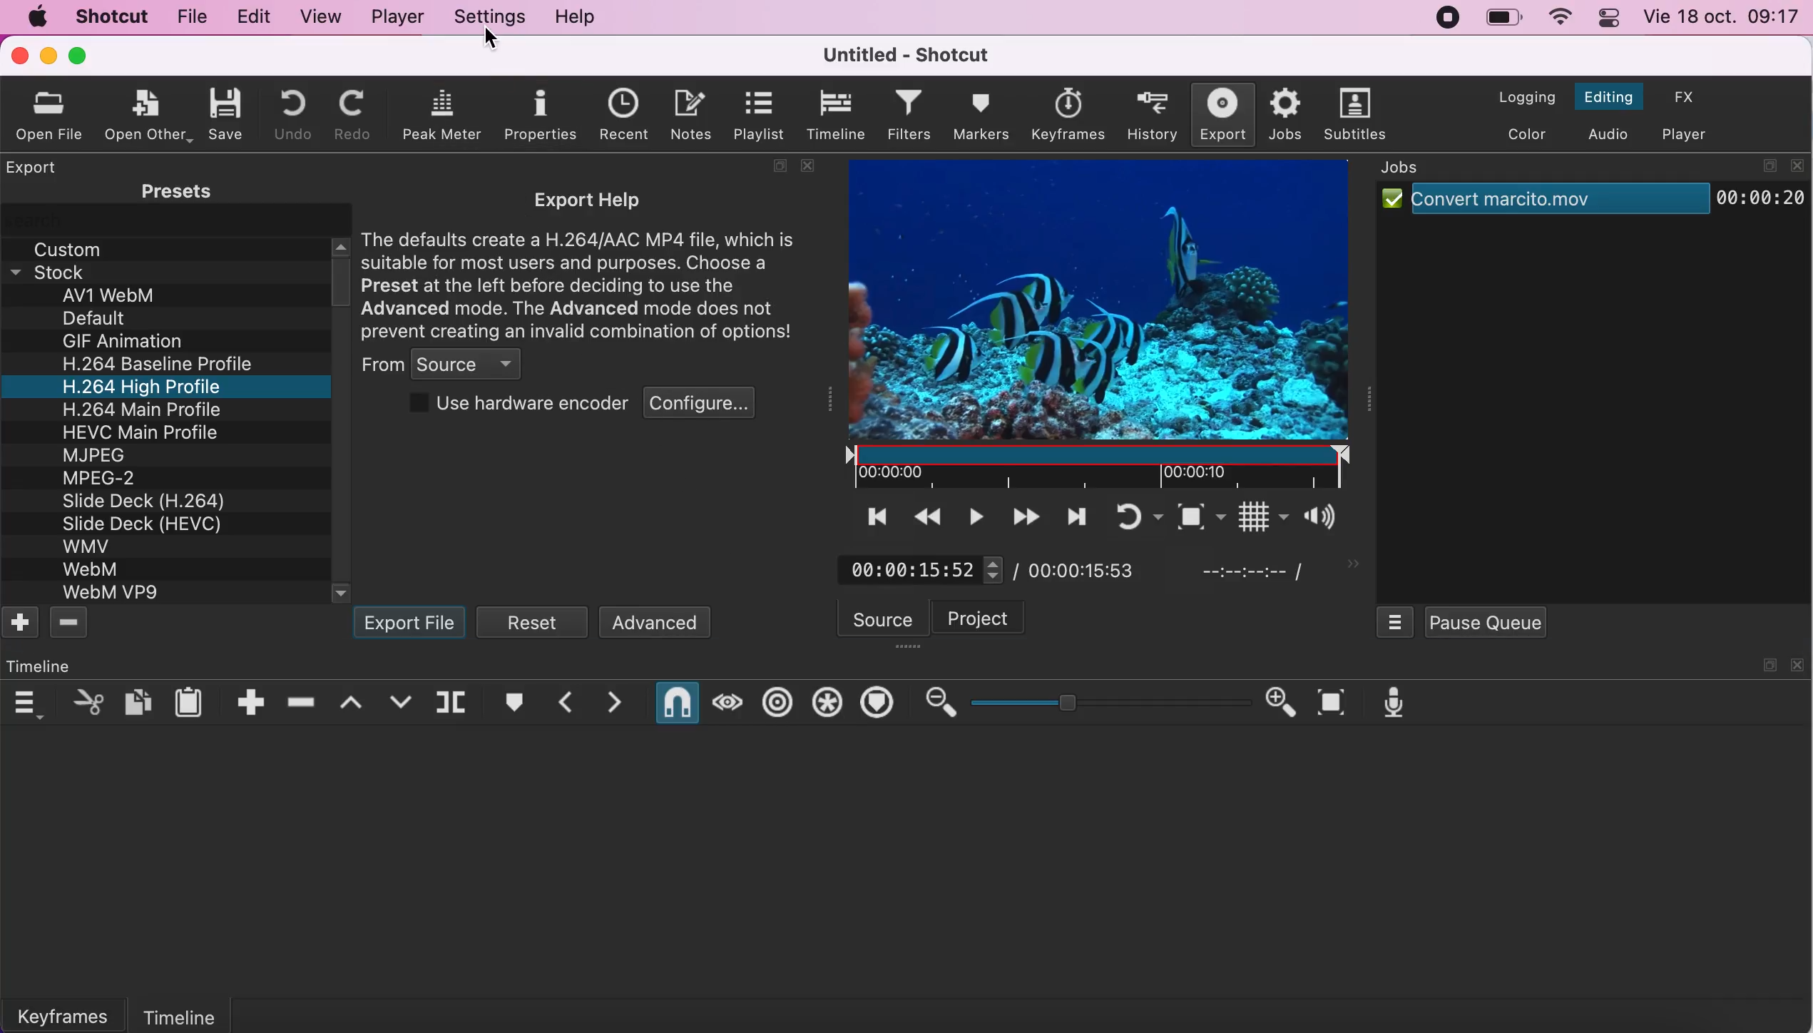 The width and height of the screenshot is (1813, 1033). What do you see at coordinates (1518, 98) in the screenshot?
I see `switch to the logging layout` at bounding box center [1518, 98].